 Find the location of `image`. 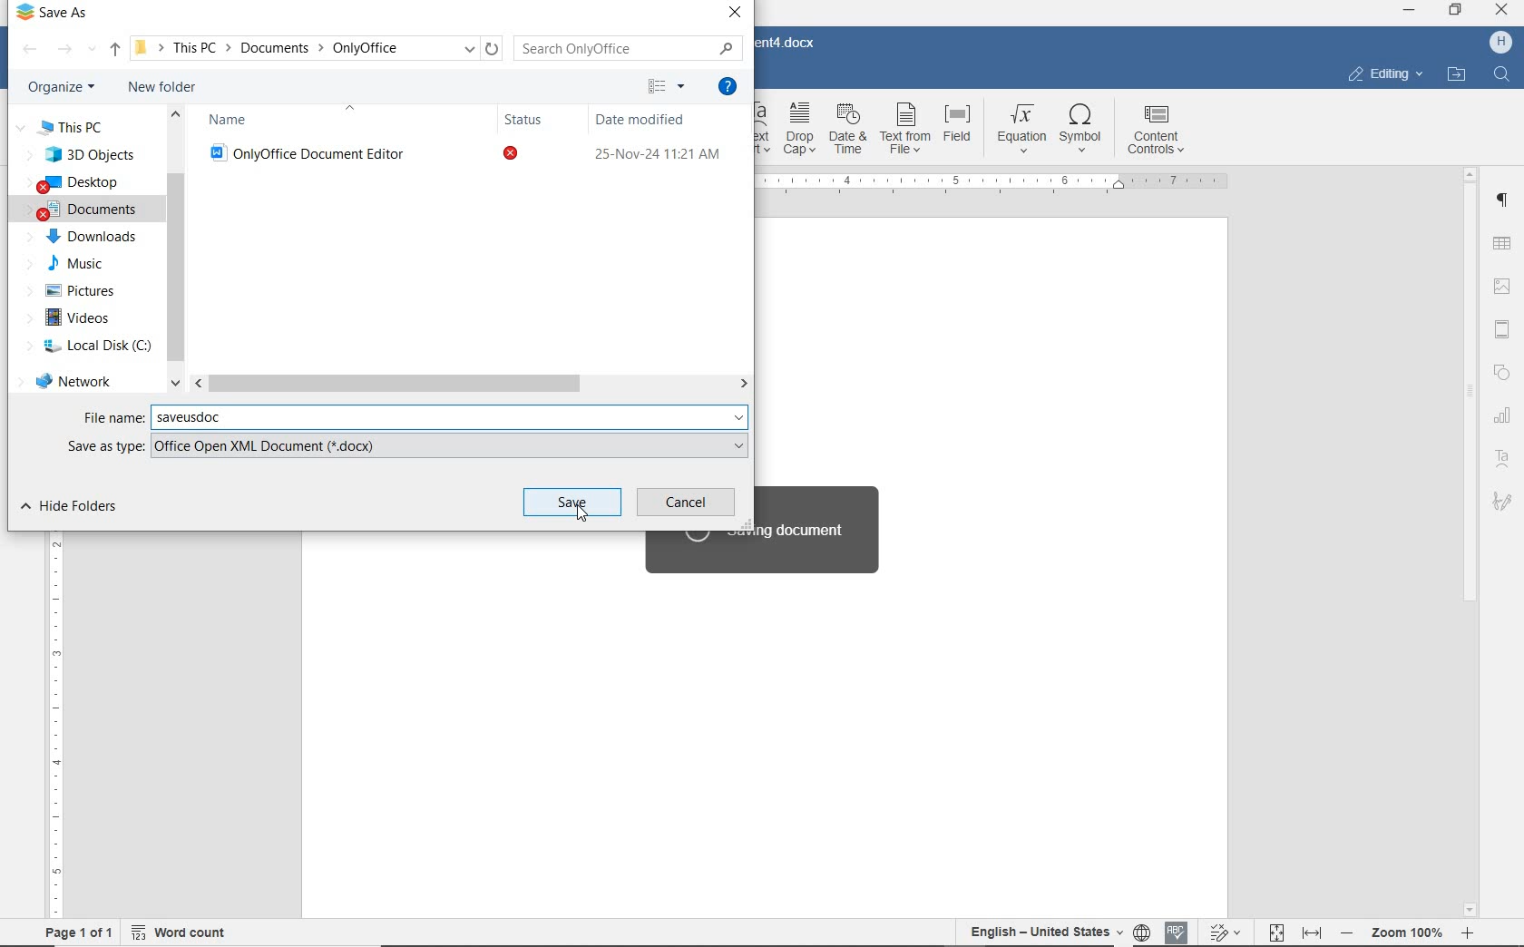

image is located at coordinates (1505, 286).